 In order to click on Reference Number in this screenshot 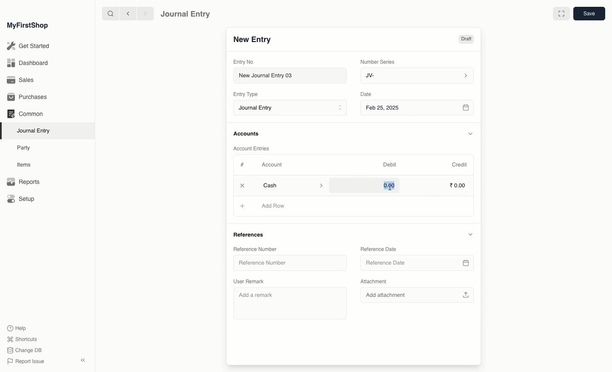, I will do `click(290, 263)`.